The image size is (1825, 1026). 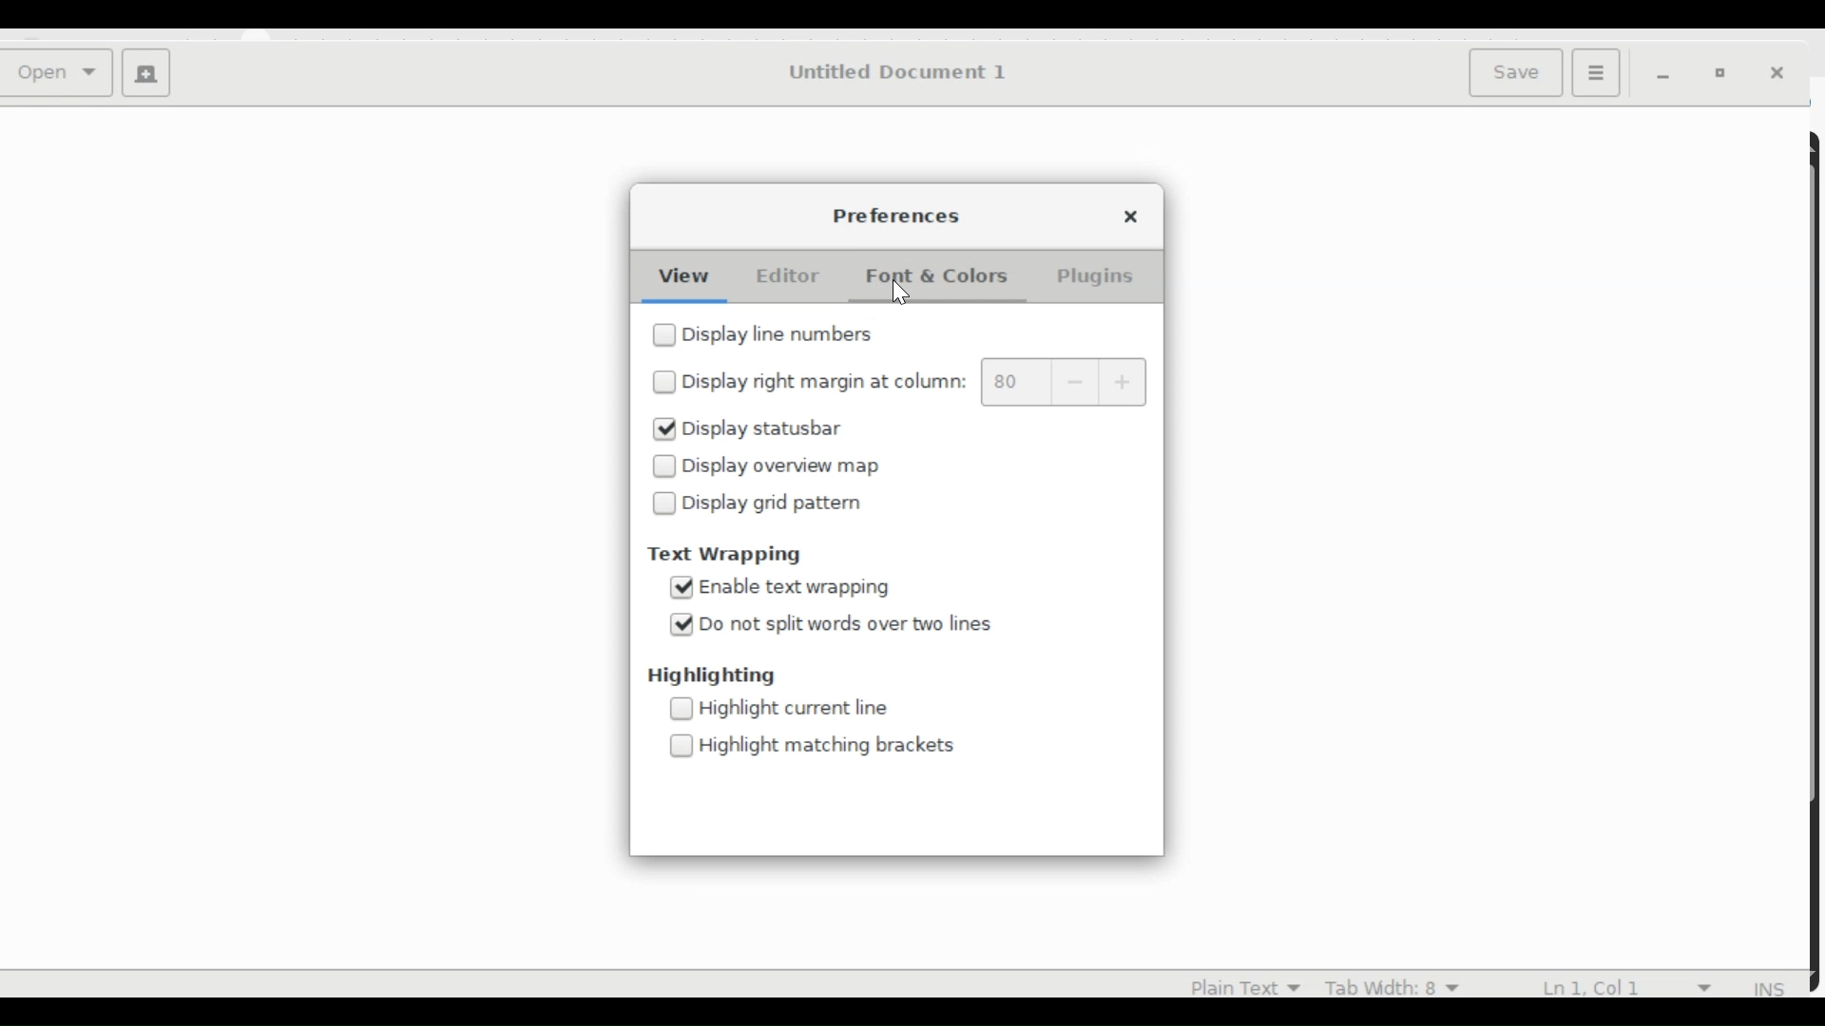 What do you see at coordinates (664, 428) in the screenshot?
I see `checked checkbox` at bounding box center [664, 428].